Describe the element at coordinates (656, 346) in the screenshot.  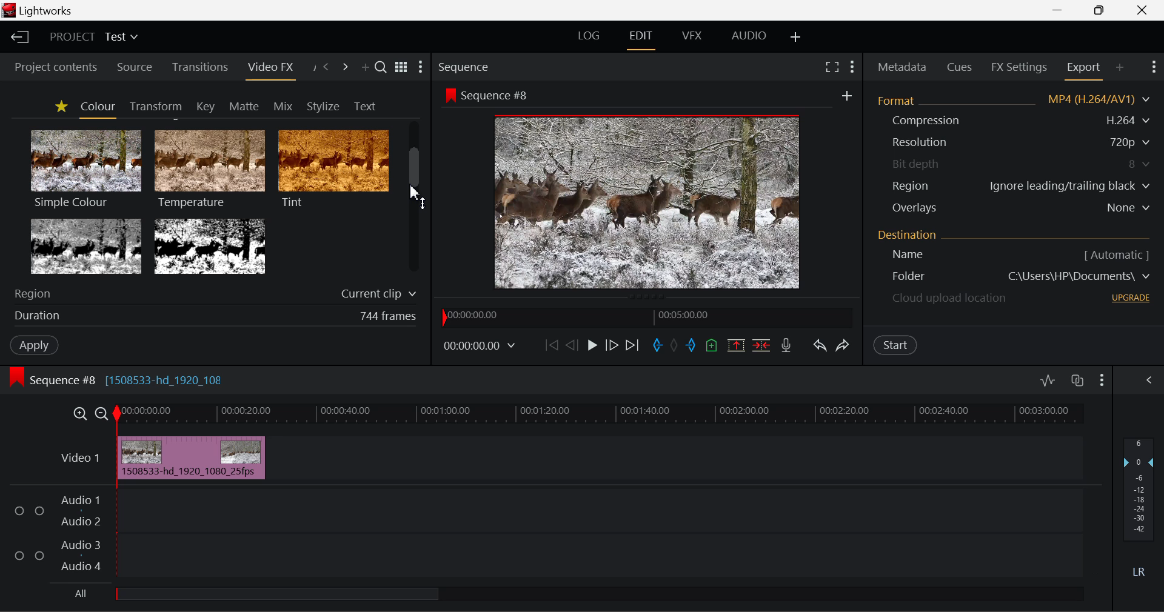
I see `Mark In` at that location.